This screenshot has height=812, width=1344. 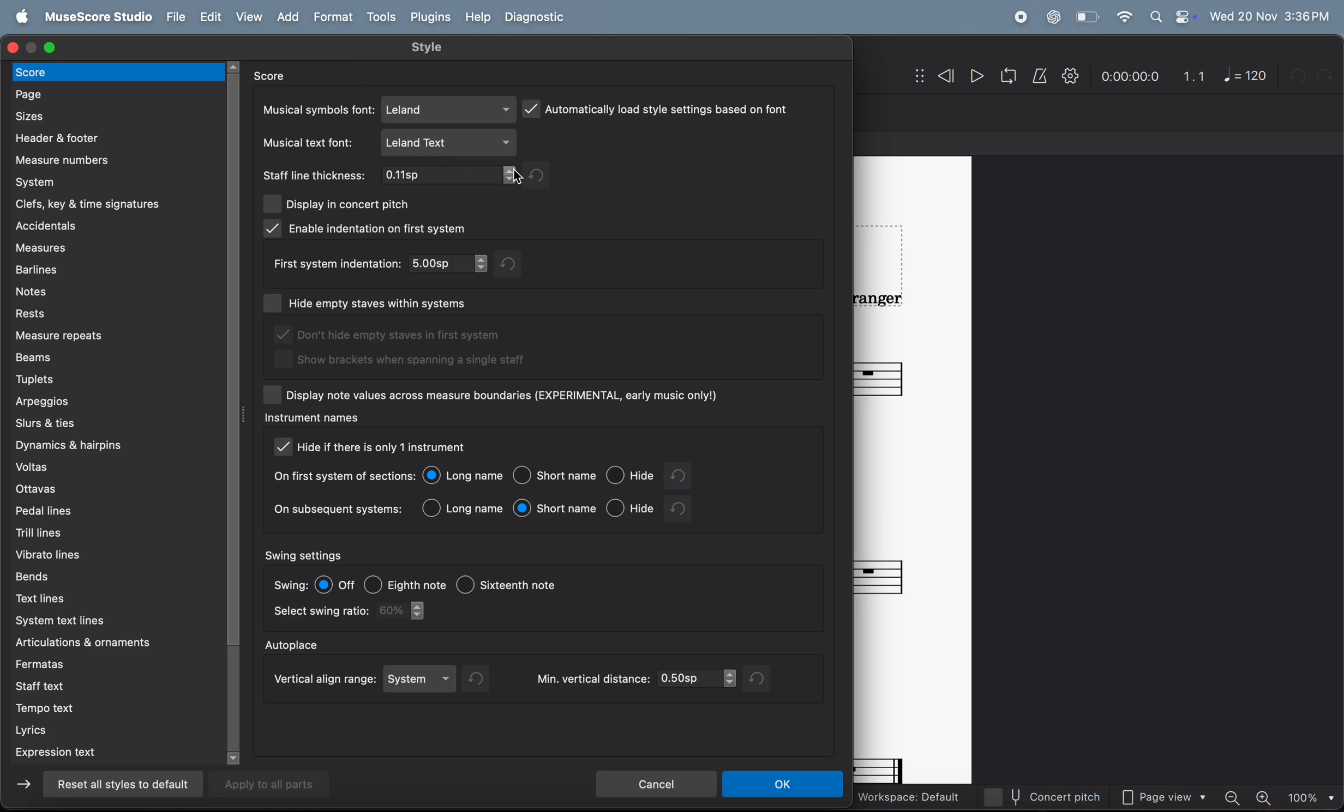 I want to click on tuplets, so click(x=110, y=378).